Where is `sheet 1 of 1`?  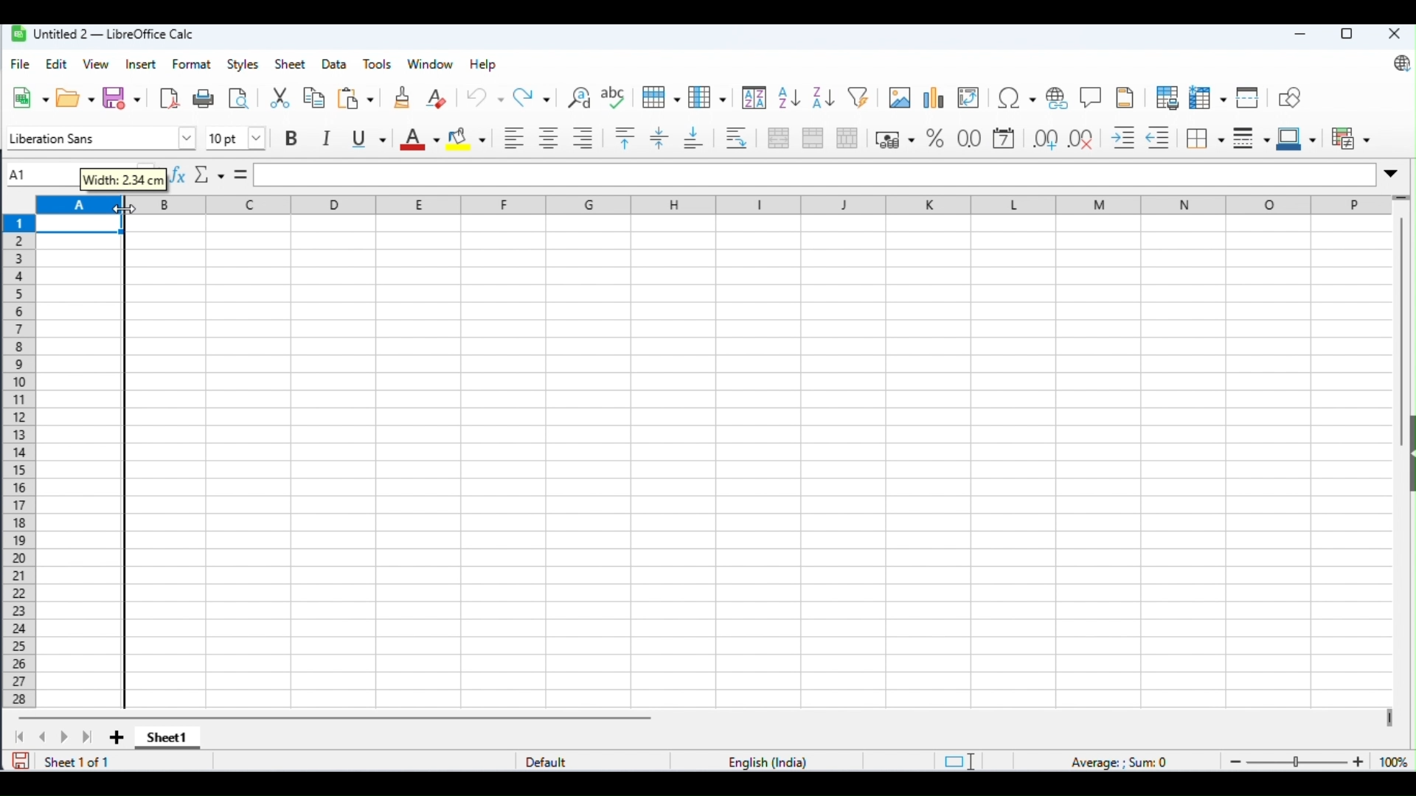 sheet 1 of 1 is located at coordinates (77, 761).